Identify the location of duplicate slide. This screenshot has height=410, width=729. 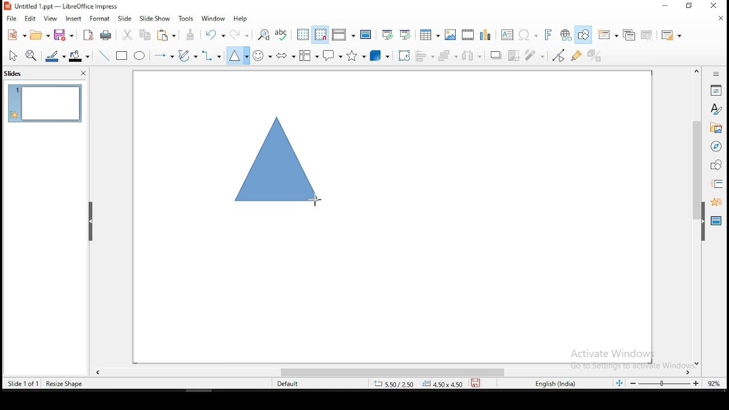
(629, 33).